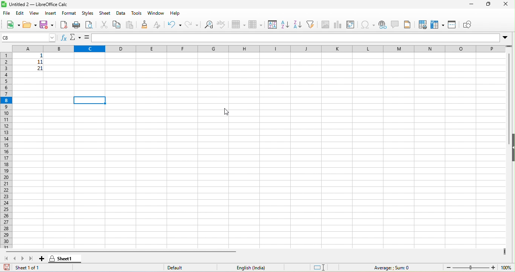 This screenshot has width=515, height=272. What do you see at coordinates (301, 24) in the screenshot?
I see `sort descending` at bounding box center [301, 24].